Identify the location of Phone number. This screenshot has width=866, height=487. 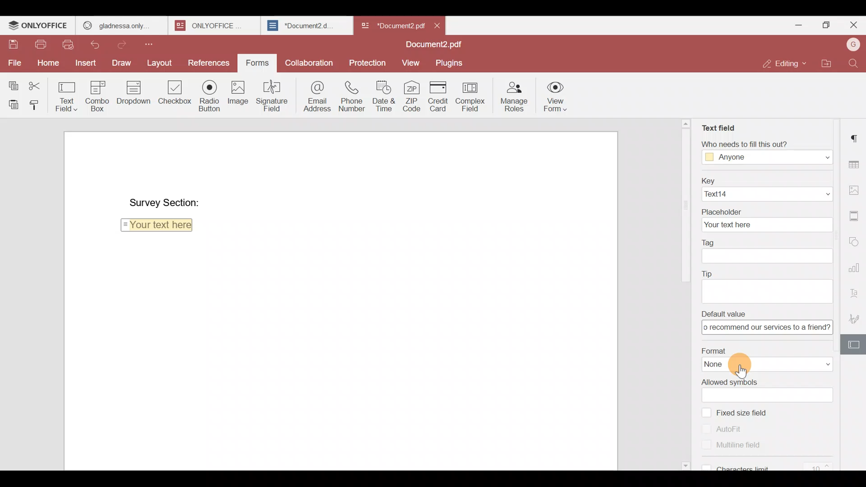
(353, 96).